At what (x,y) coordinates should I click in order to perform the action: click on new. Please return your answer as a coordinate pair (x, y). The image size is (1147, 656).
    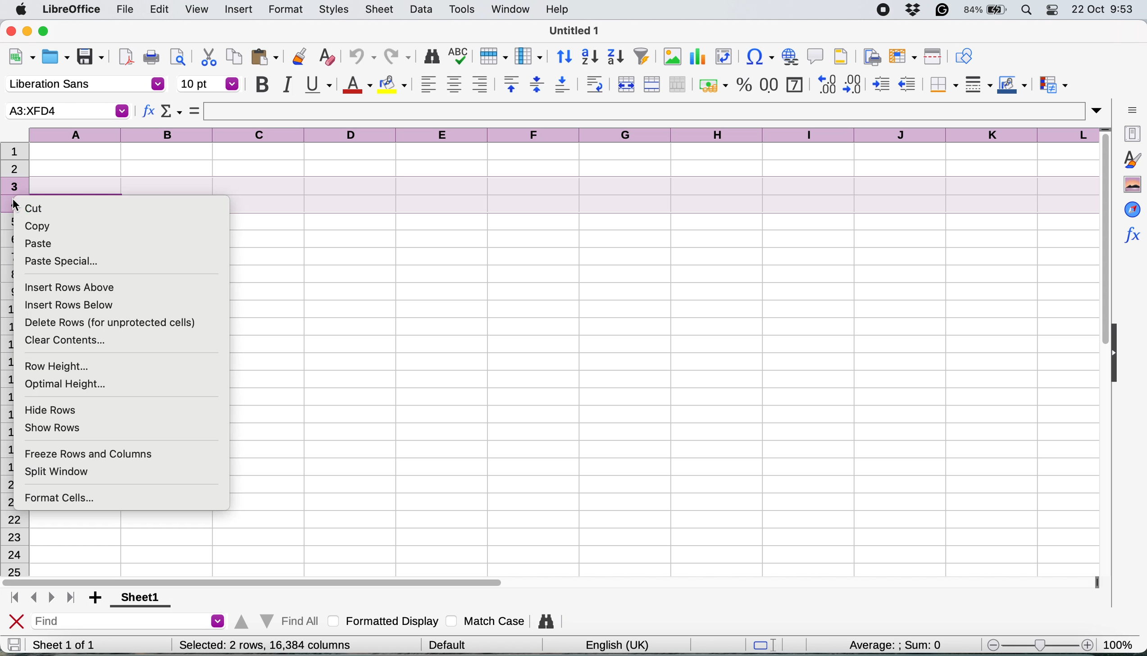
    Looking at the image, I should click on (22, 59).